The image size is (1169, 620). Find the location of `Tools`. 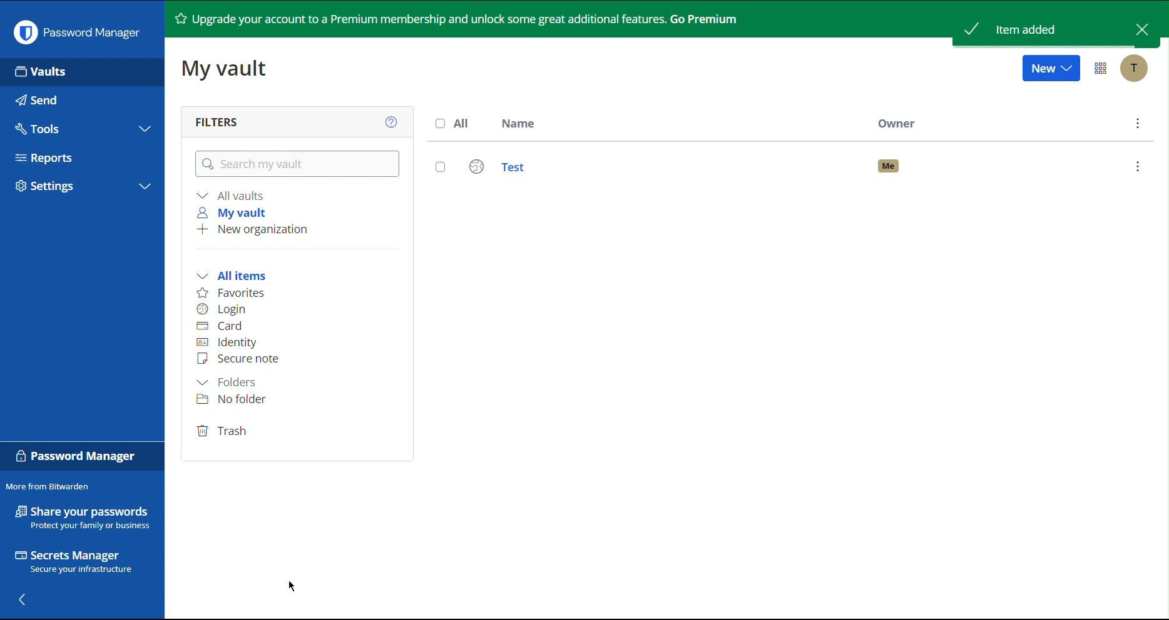

Tools is located at coordinates (79, 127).